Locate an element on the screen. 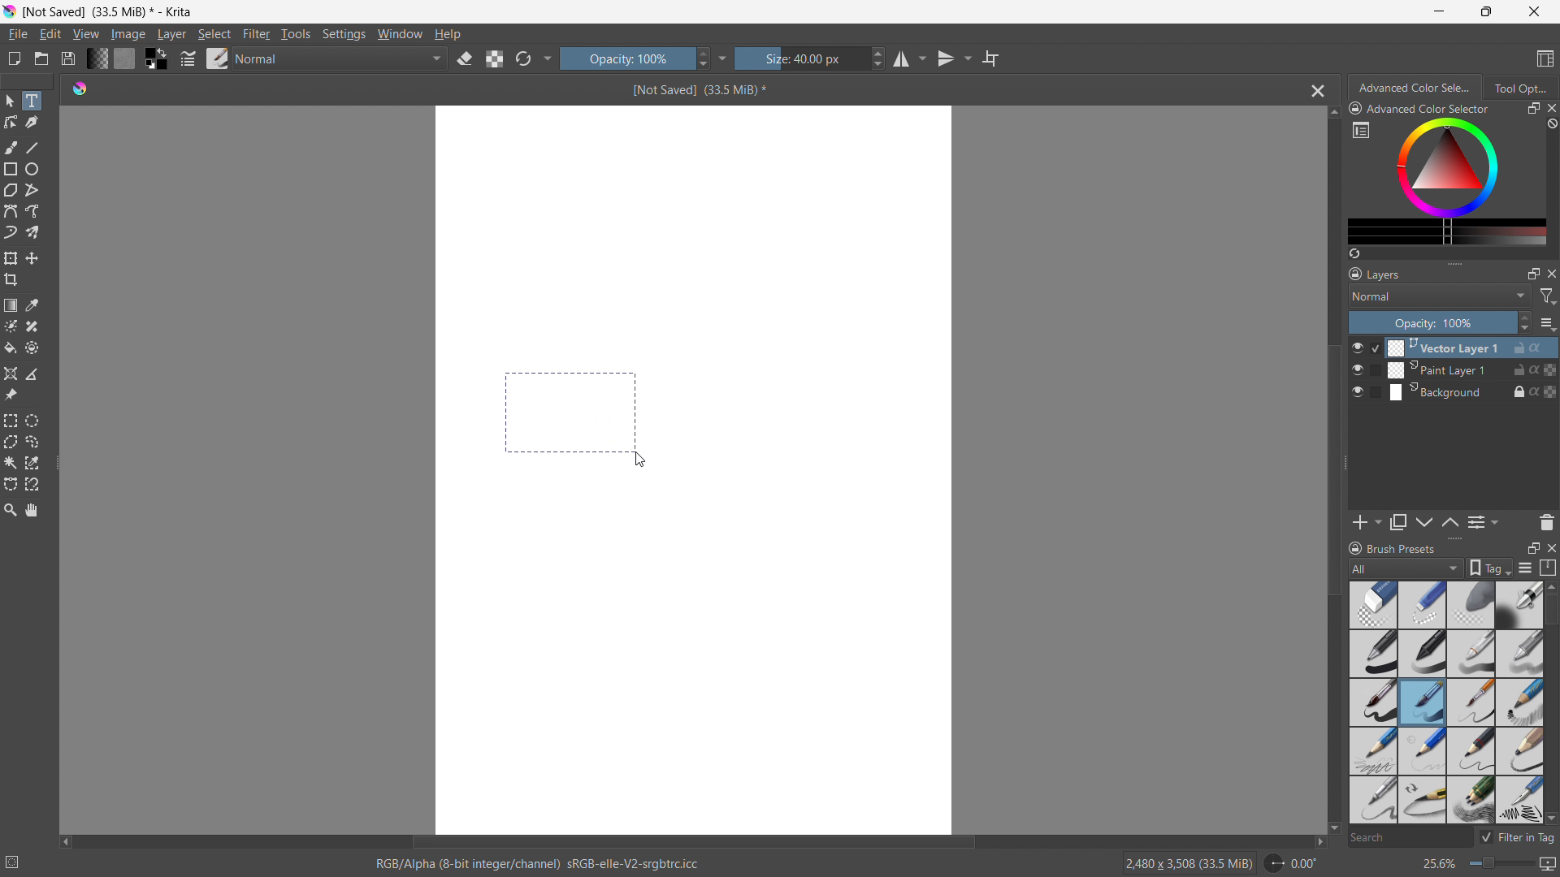 The height and width of the screenshot is (877, 1560). tools is located at coordinates (297, 34).